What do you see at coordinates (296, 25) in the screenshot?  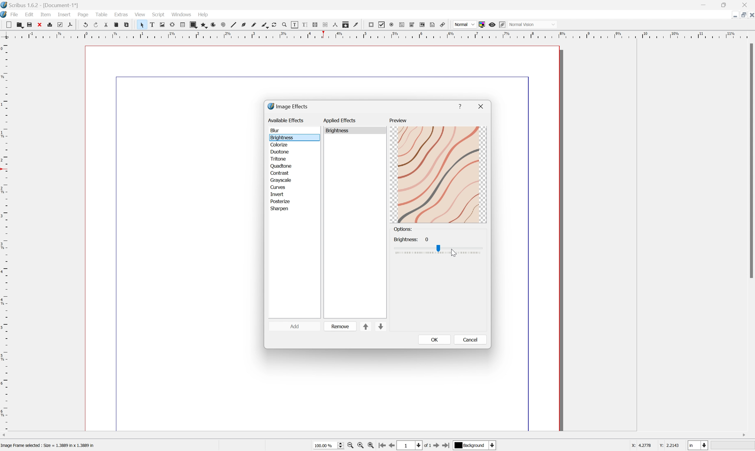 I see `Edit contents of frame` at bounding box center [296, 25].